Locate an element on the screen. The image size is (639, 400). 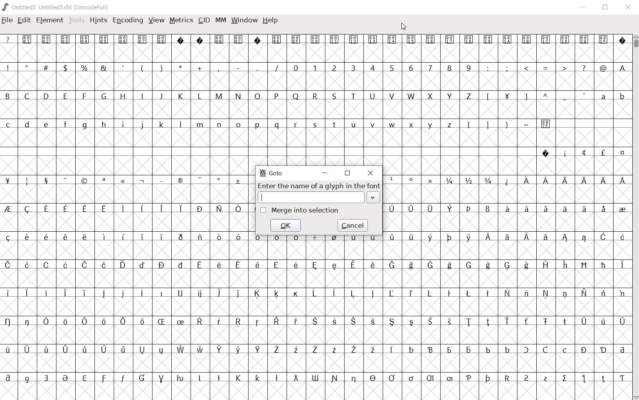
" is located at coordinates (28, 67).